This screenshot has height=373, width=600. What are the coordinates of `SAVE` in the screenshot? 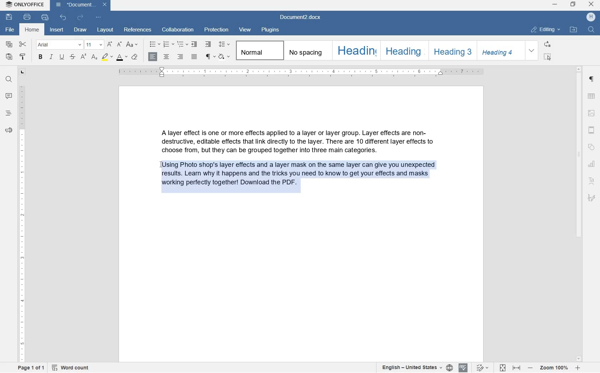 It's located at (10, 18).